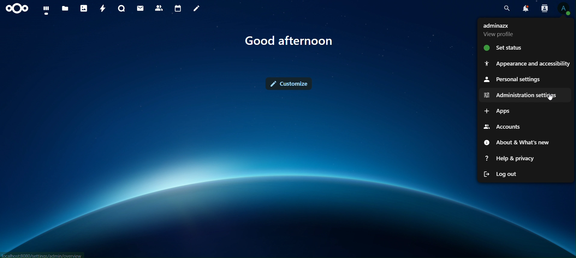  I want to click on personal settings, so click(512, 79).